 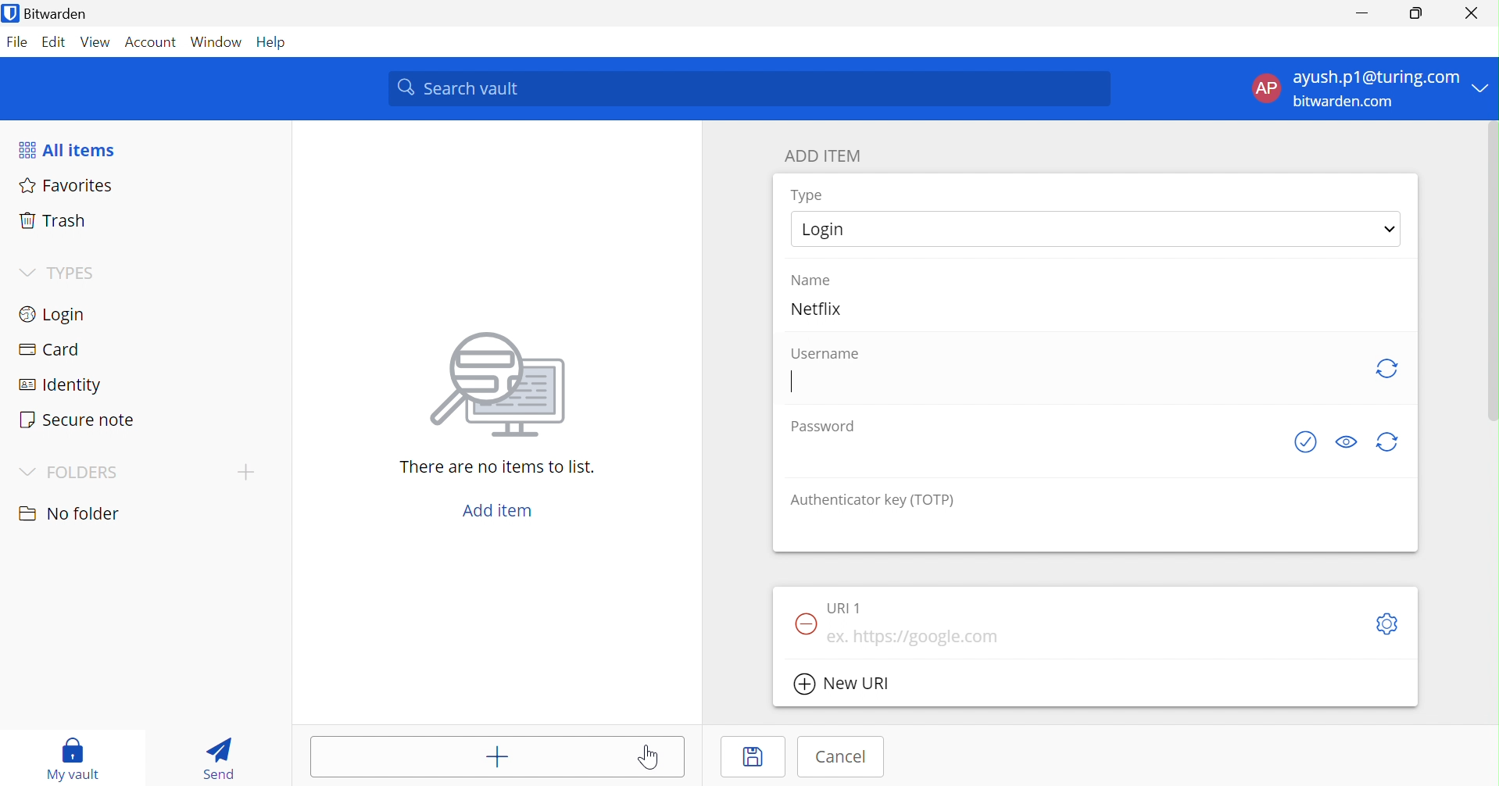 I want to click on Add folder, so click(x=246, y=473).